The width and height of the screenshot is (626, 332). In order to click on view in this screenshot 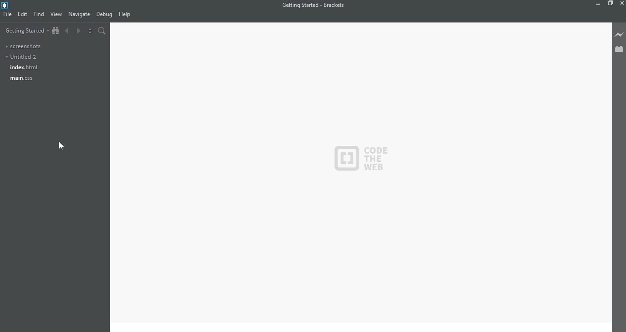, I will do `click(56, 14)`.